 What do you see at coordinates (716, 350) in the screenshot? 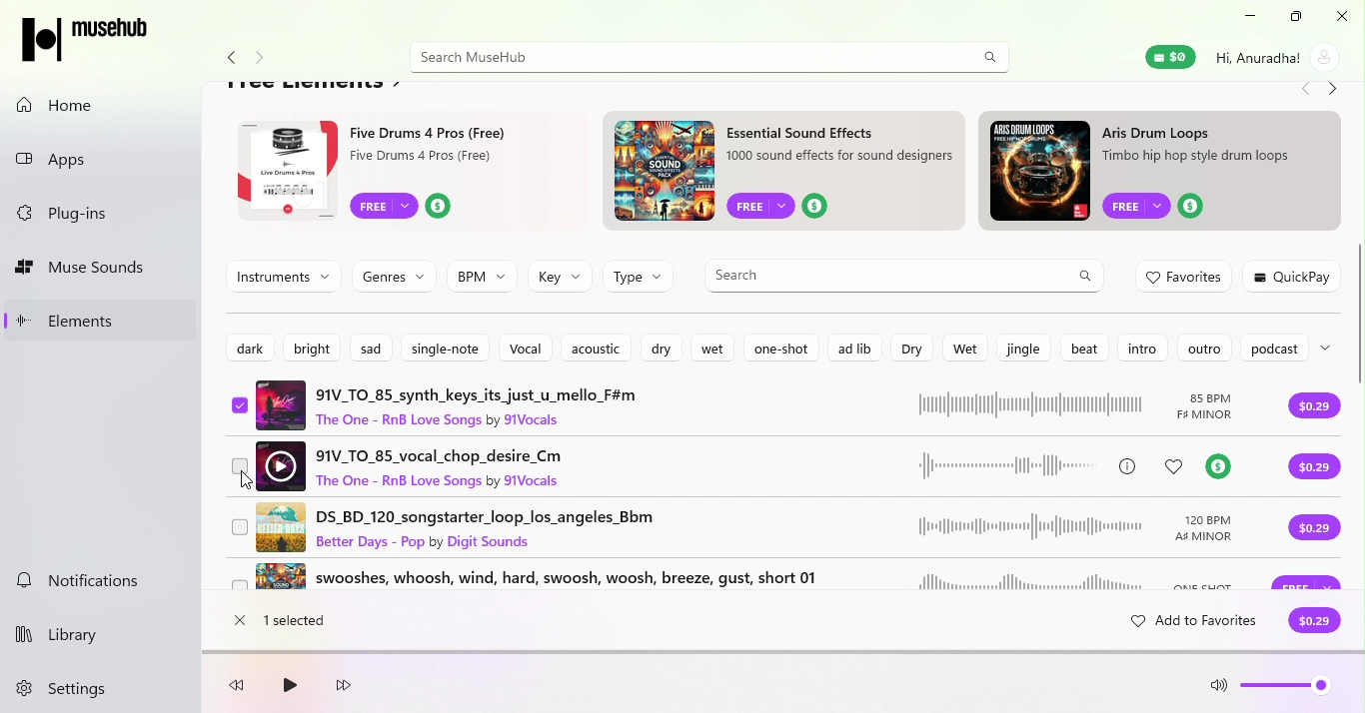
I see `Wet` at bounding box center [716, 350].